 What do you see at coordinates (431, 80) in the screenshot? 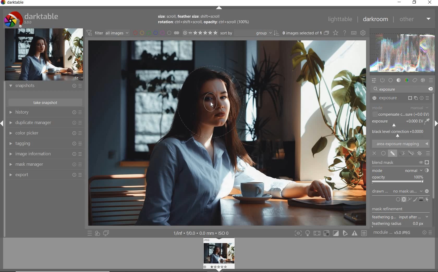
I see `presets` at bounding box center [431, 80].